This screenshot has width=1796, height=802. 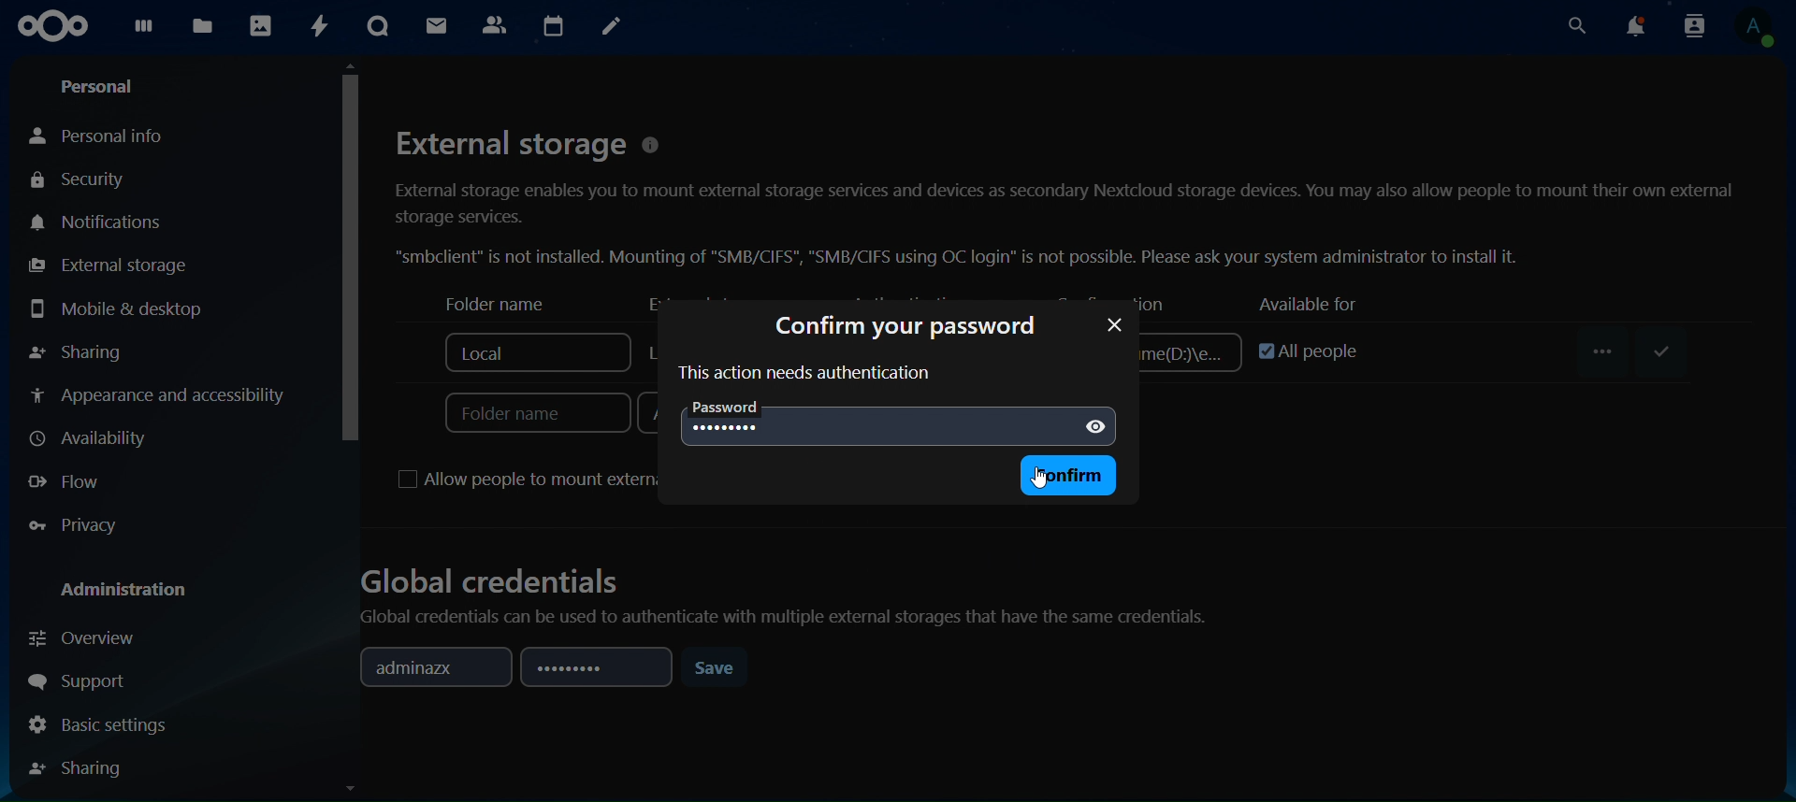 What do you see at coordinates (1657, 352) in the screenshot?
I see `save` at bounding box center [1657, 352].